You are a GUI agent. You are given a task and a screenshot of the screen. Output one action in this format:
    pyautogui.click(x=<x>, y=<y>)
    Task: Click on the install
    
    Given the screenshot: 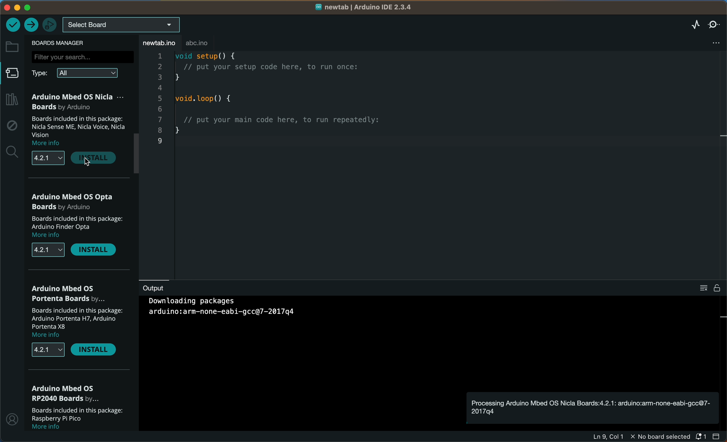 What is the action you would take?
    pyautogui.click(x=92, y=251)
    